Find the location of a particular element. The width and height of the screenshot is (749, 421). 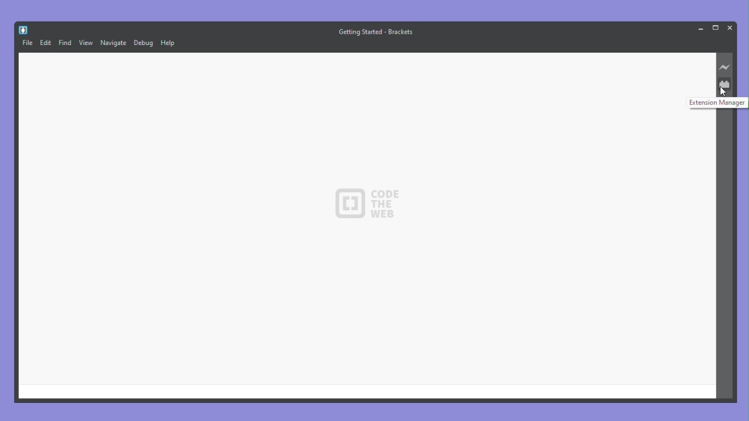

Maximize is located at coordinates (716, 27).